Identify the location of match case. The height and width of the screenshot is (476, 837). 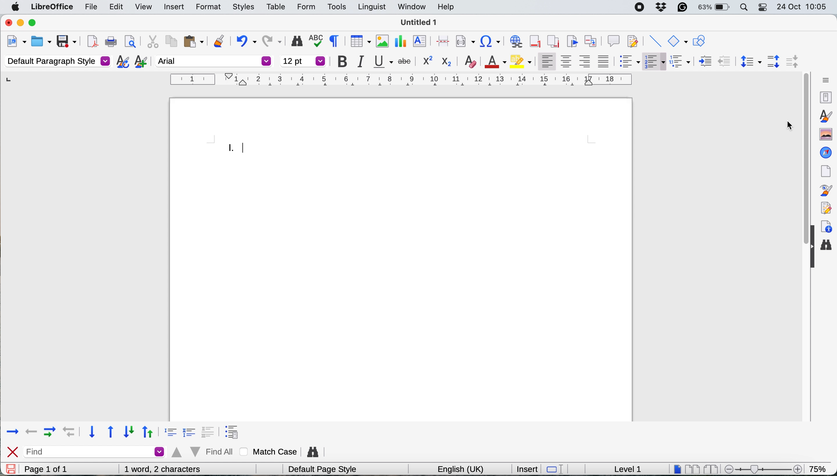
(270, 451).